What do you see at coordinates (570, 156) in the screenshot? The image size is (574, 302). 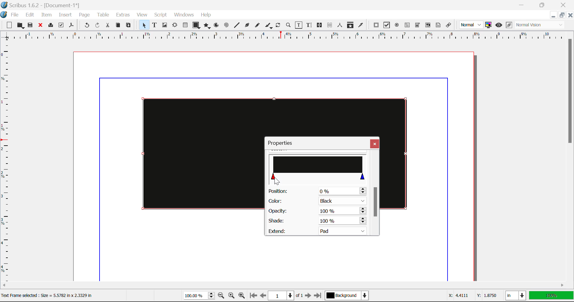 I see `Scroll Bar` at bounding box center [570, 156].